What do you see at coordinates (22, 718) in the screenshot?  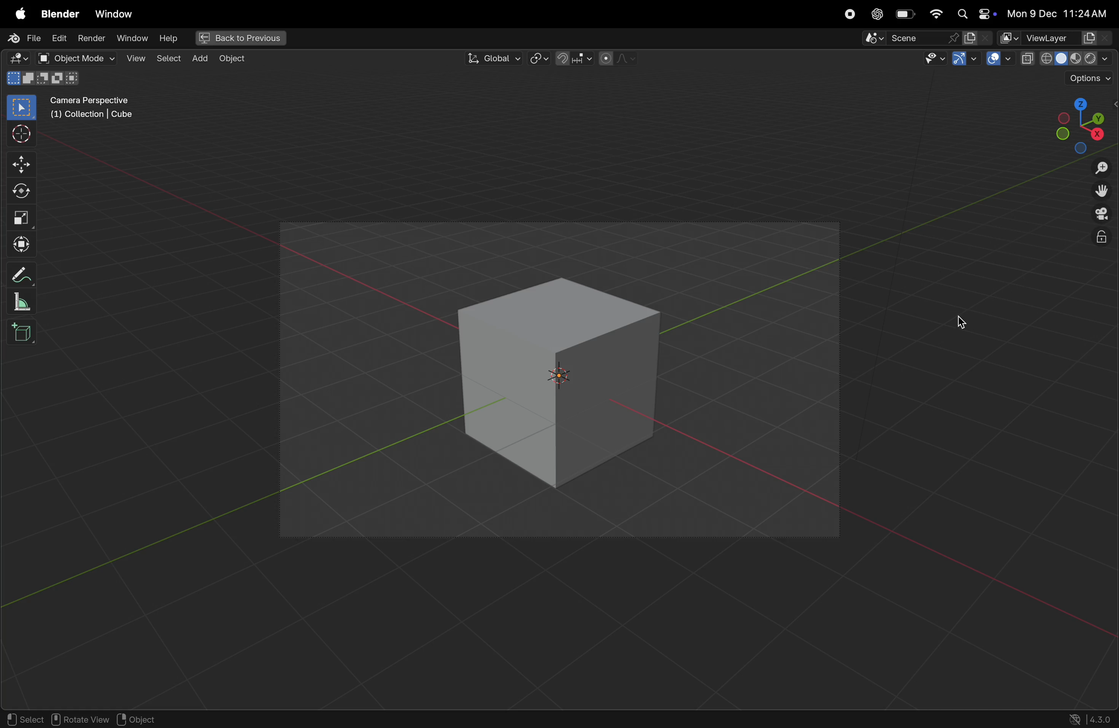 I see `select` at bounding box center [22, 718].